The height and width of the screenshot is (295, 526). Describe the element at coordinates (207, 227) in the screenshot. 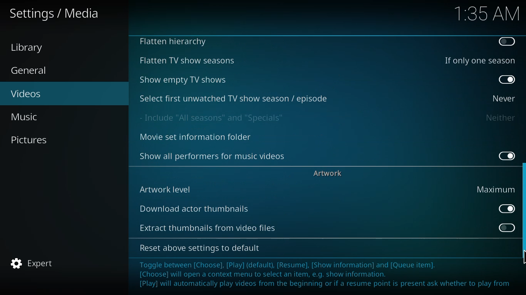

I see `extract thumbnails from video files` at that location.